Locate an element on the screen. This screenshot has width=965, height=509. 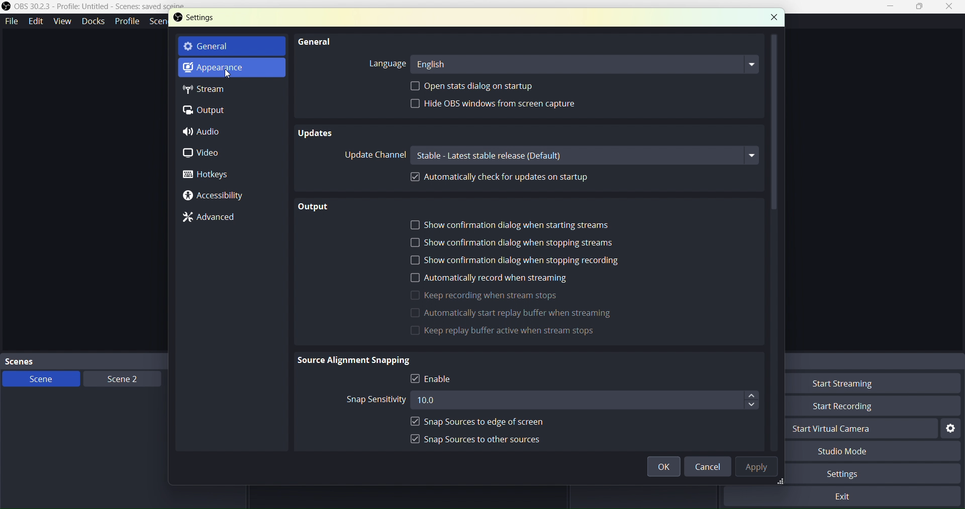
Scene2 is located at coordinates (119, 378).